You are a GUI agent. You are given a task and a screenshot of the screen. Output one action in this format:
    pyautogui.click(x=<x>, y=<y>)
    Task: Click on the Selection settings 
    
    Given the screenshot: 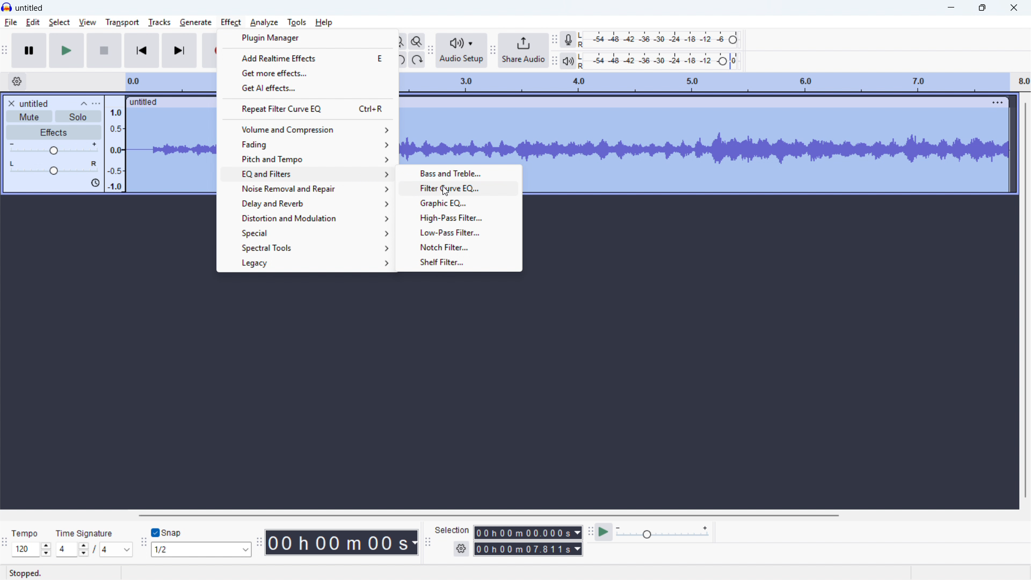 What is the action you would take?
    pyautogui.click(x=461, y=549)
    